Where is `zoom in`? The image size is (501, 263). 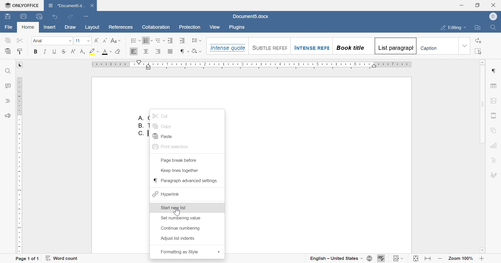
zoom in is located at coordinates (482, 259).